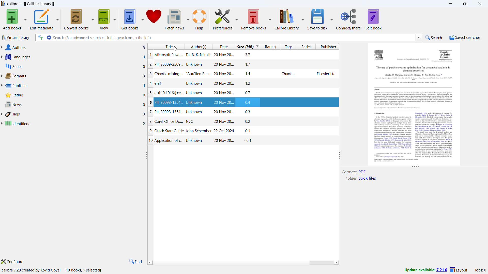 This screenshot has width=488, height=274. I want to click on <0.1, so click(250, 141).